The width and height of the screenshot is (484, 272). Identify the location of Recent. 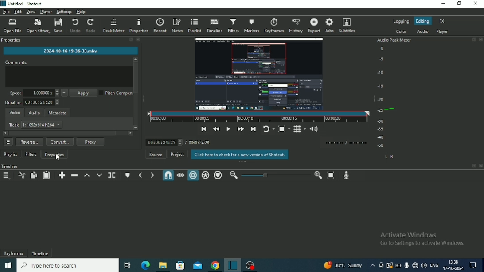
(159, 25).